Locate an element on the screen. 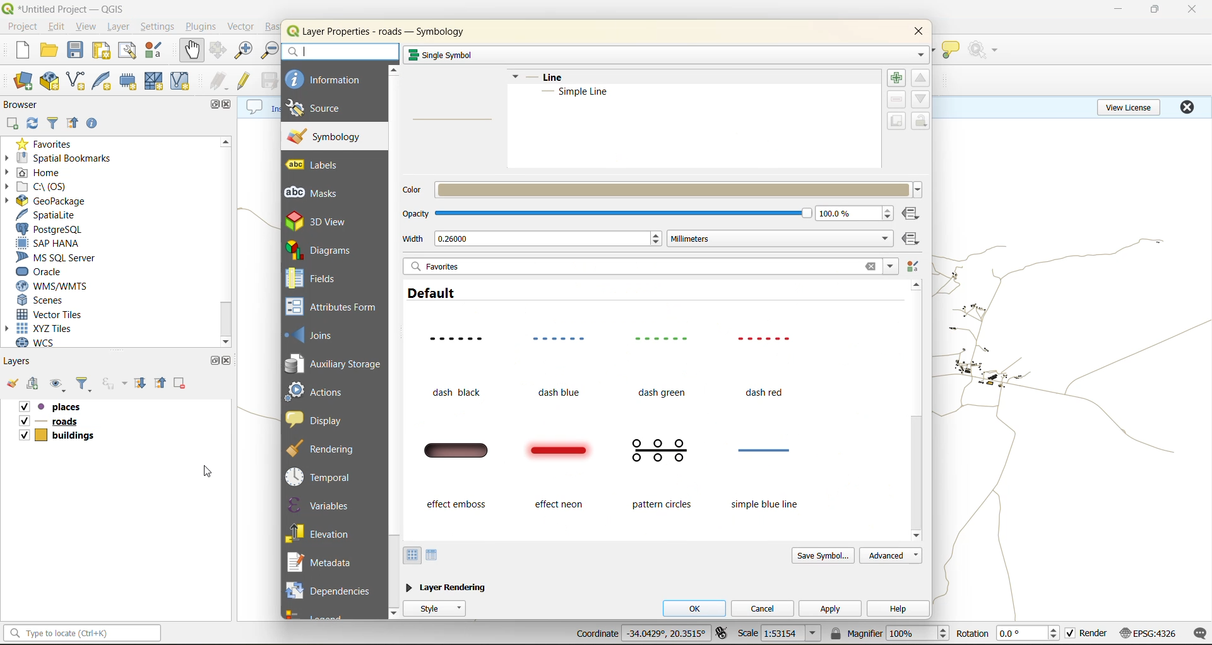  rendering is located at coordinates (321, 446).